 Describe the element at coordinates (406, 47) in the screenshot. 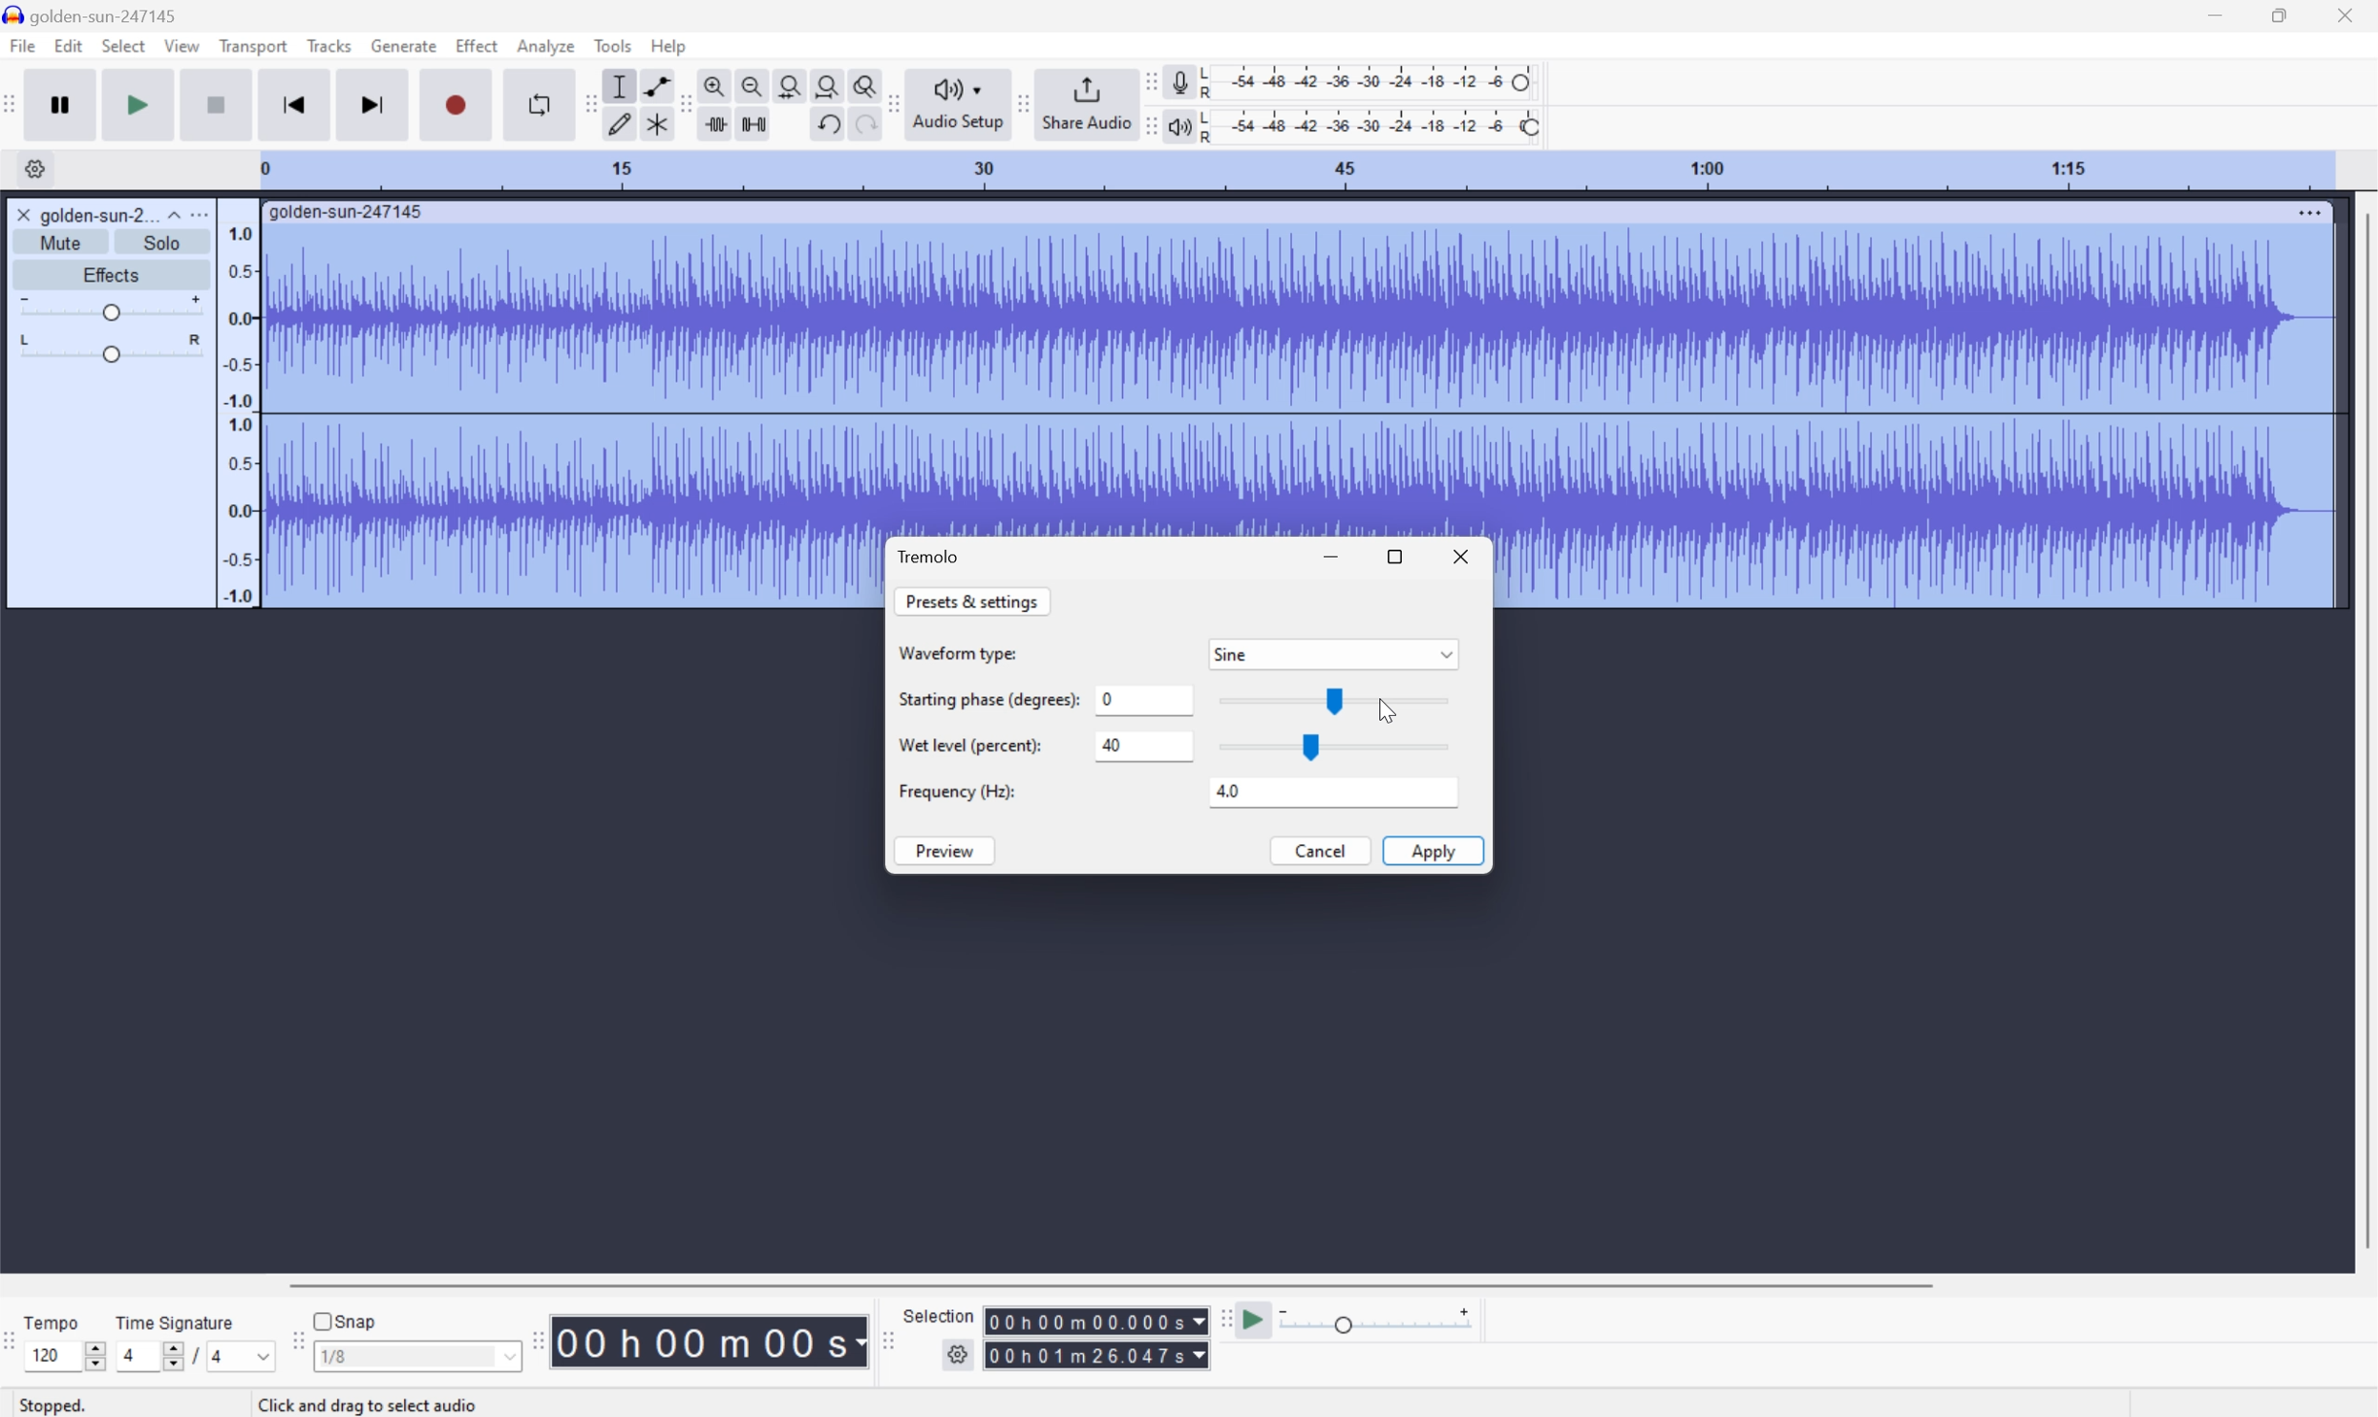

I see `Generate` at that location.